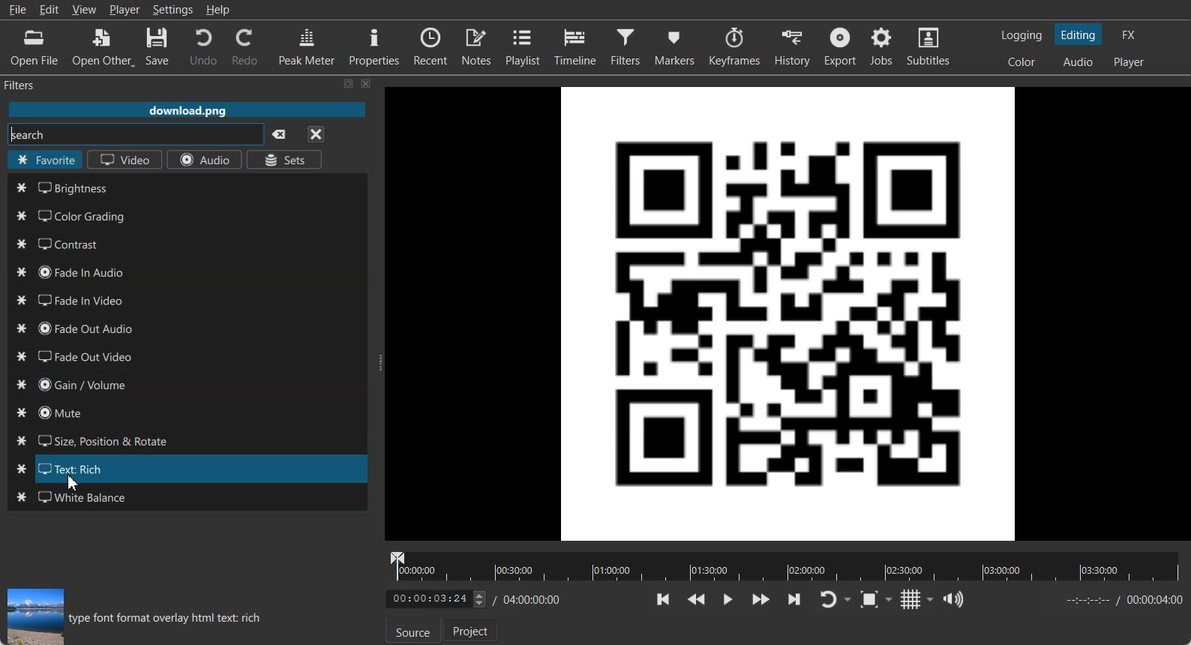 The image size is (1191, 645). What do you see at coordinates (734, 46) in the screenshot?
I see `Keyframes` at bounding box center [734, 46].